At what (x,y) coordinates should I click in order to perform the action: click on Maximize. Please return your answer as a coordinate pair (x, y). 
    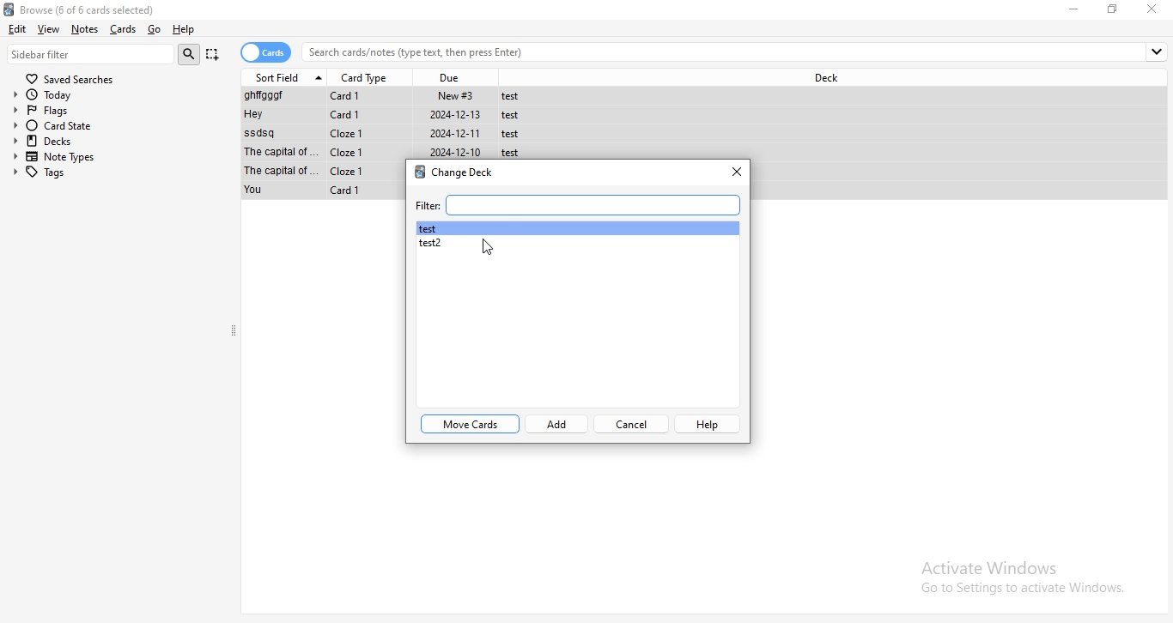
    Looking at the image, I should click on (1115, 9).